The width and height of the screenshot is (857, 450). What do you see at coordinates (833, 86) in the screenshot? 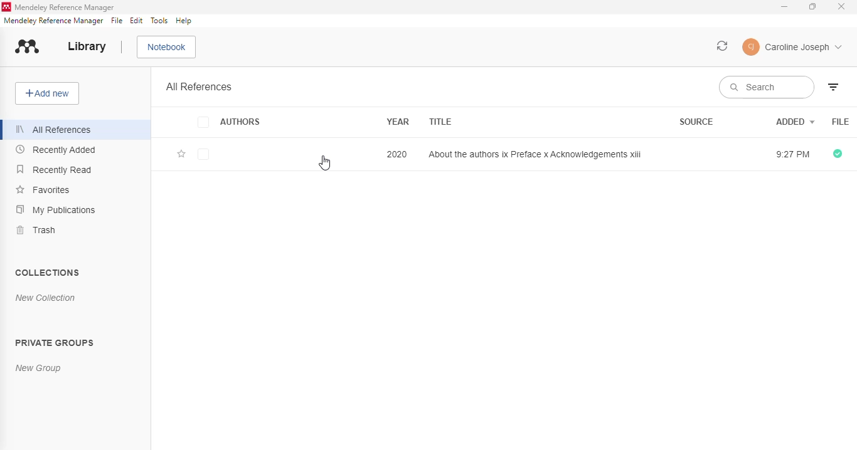
I see `filter by` at bounding box center [833, 86].